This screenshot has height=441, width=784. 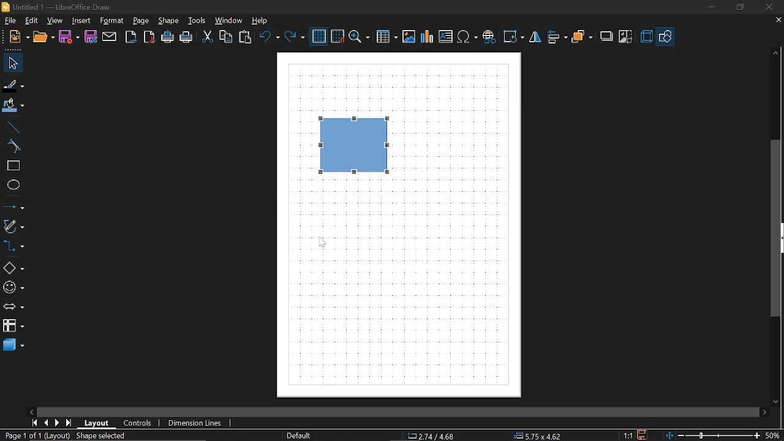 What do you see at coordinates (13, 226) in the screenshot?
I see `Curves and polygon` at bounding box center [13, 226].